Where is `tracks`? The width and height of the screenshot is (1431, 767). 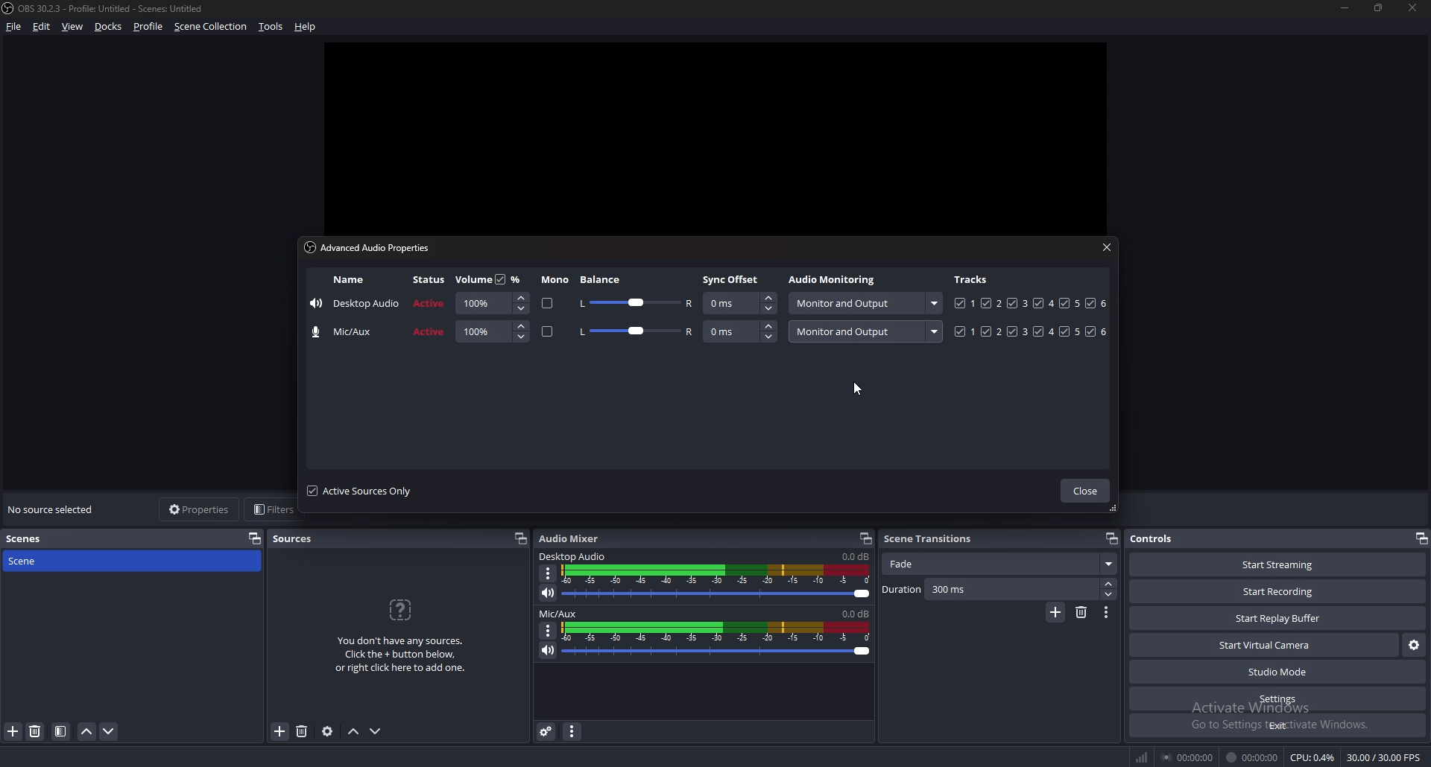 tracks is located at coordinates (1033, 303).